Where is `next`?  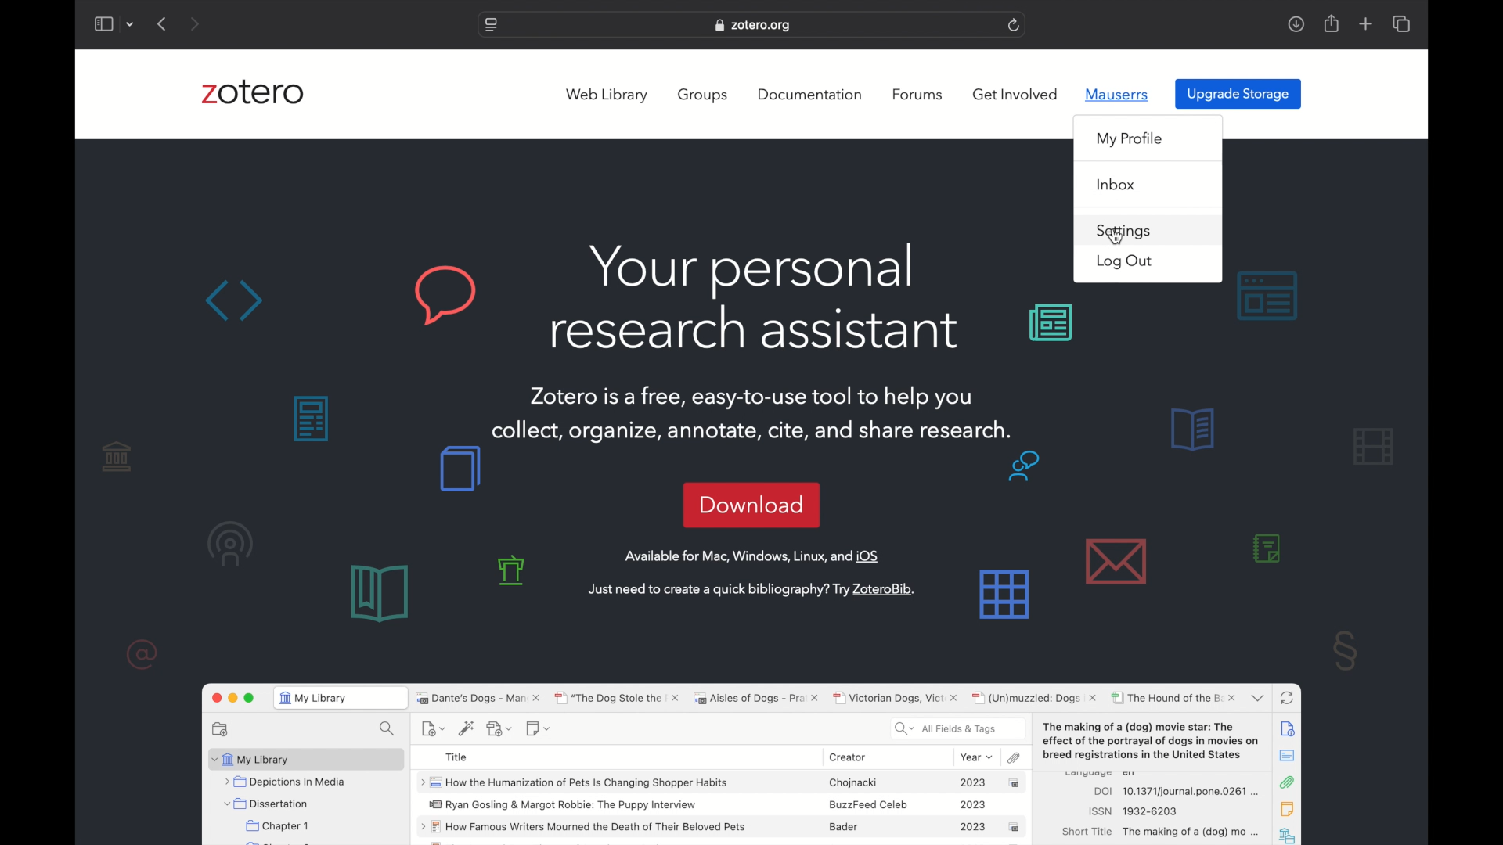
next is located at coordinates (196, 23).